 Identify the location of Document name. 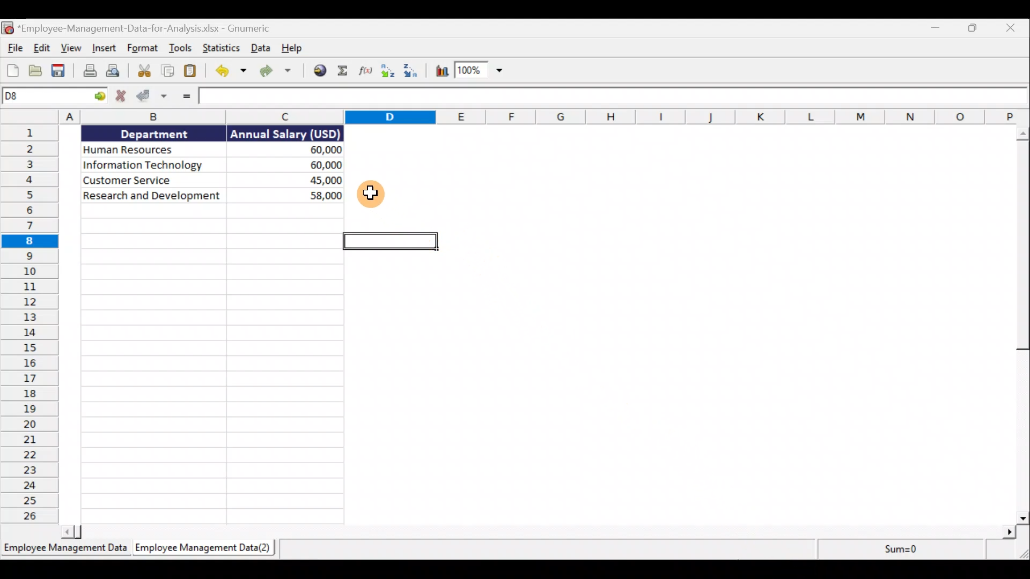
(139, 26).